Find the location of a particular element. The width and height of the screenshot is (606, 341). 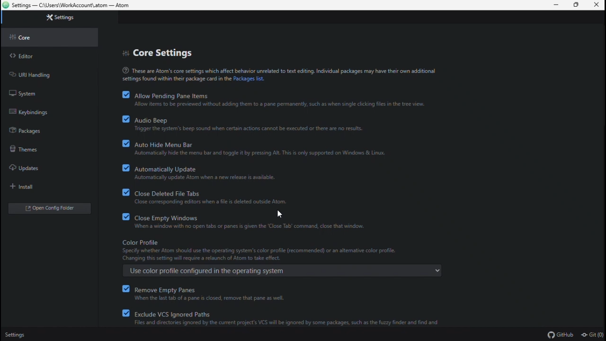

Editor is located at coordinates (45, 54).